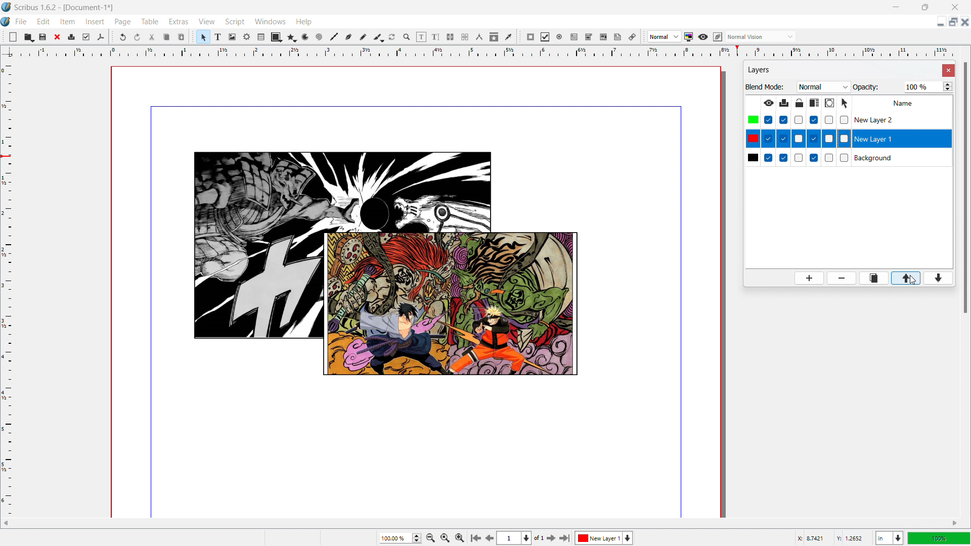 This screenshot has width=971, height=546. I want to click on vertical ruler, so click(8, 288).